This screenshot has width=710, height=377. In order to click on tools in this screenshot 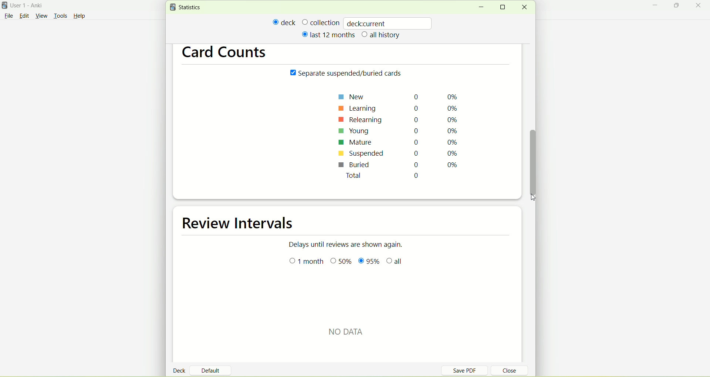, I will do `click(60, 17)`.